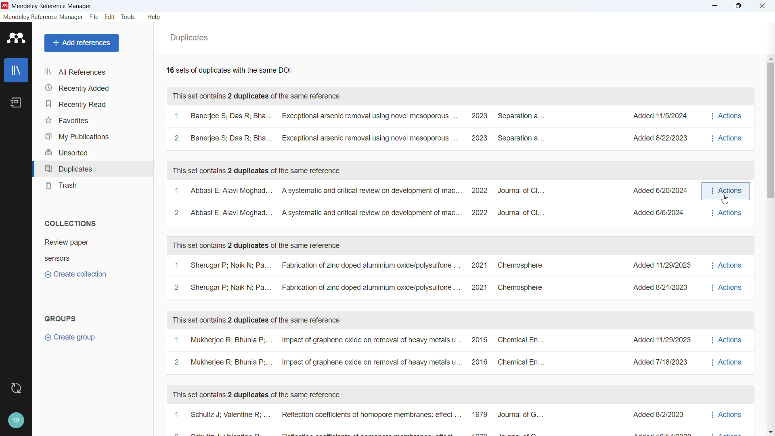  I want to click on This set contains 2 duplicates of the same reference, so click(258, 246).